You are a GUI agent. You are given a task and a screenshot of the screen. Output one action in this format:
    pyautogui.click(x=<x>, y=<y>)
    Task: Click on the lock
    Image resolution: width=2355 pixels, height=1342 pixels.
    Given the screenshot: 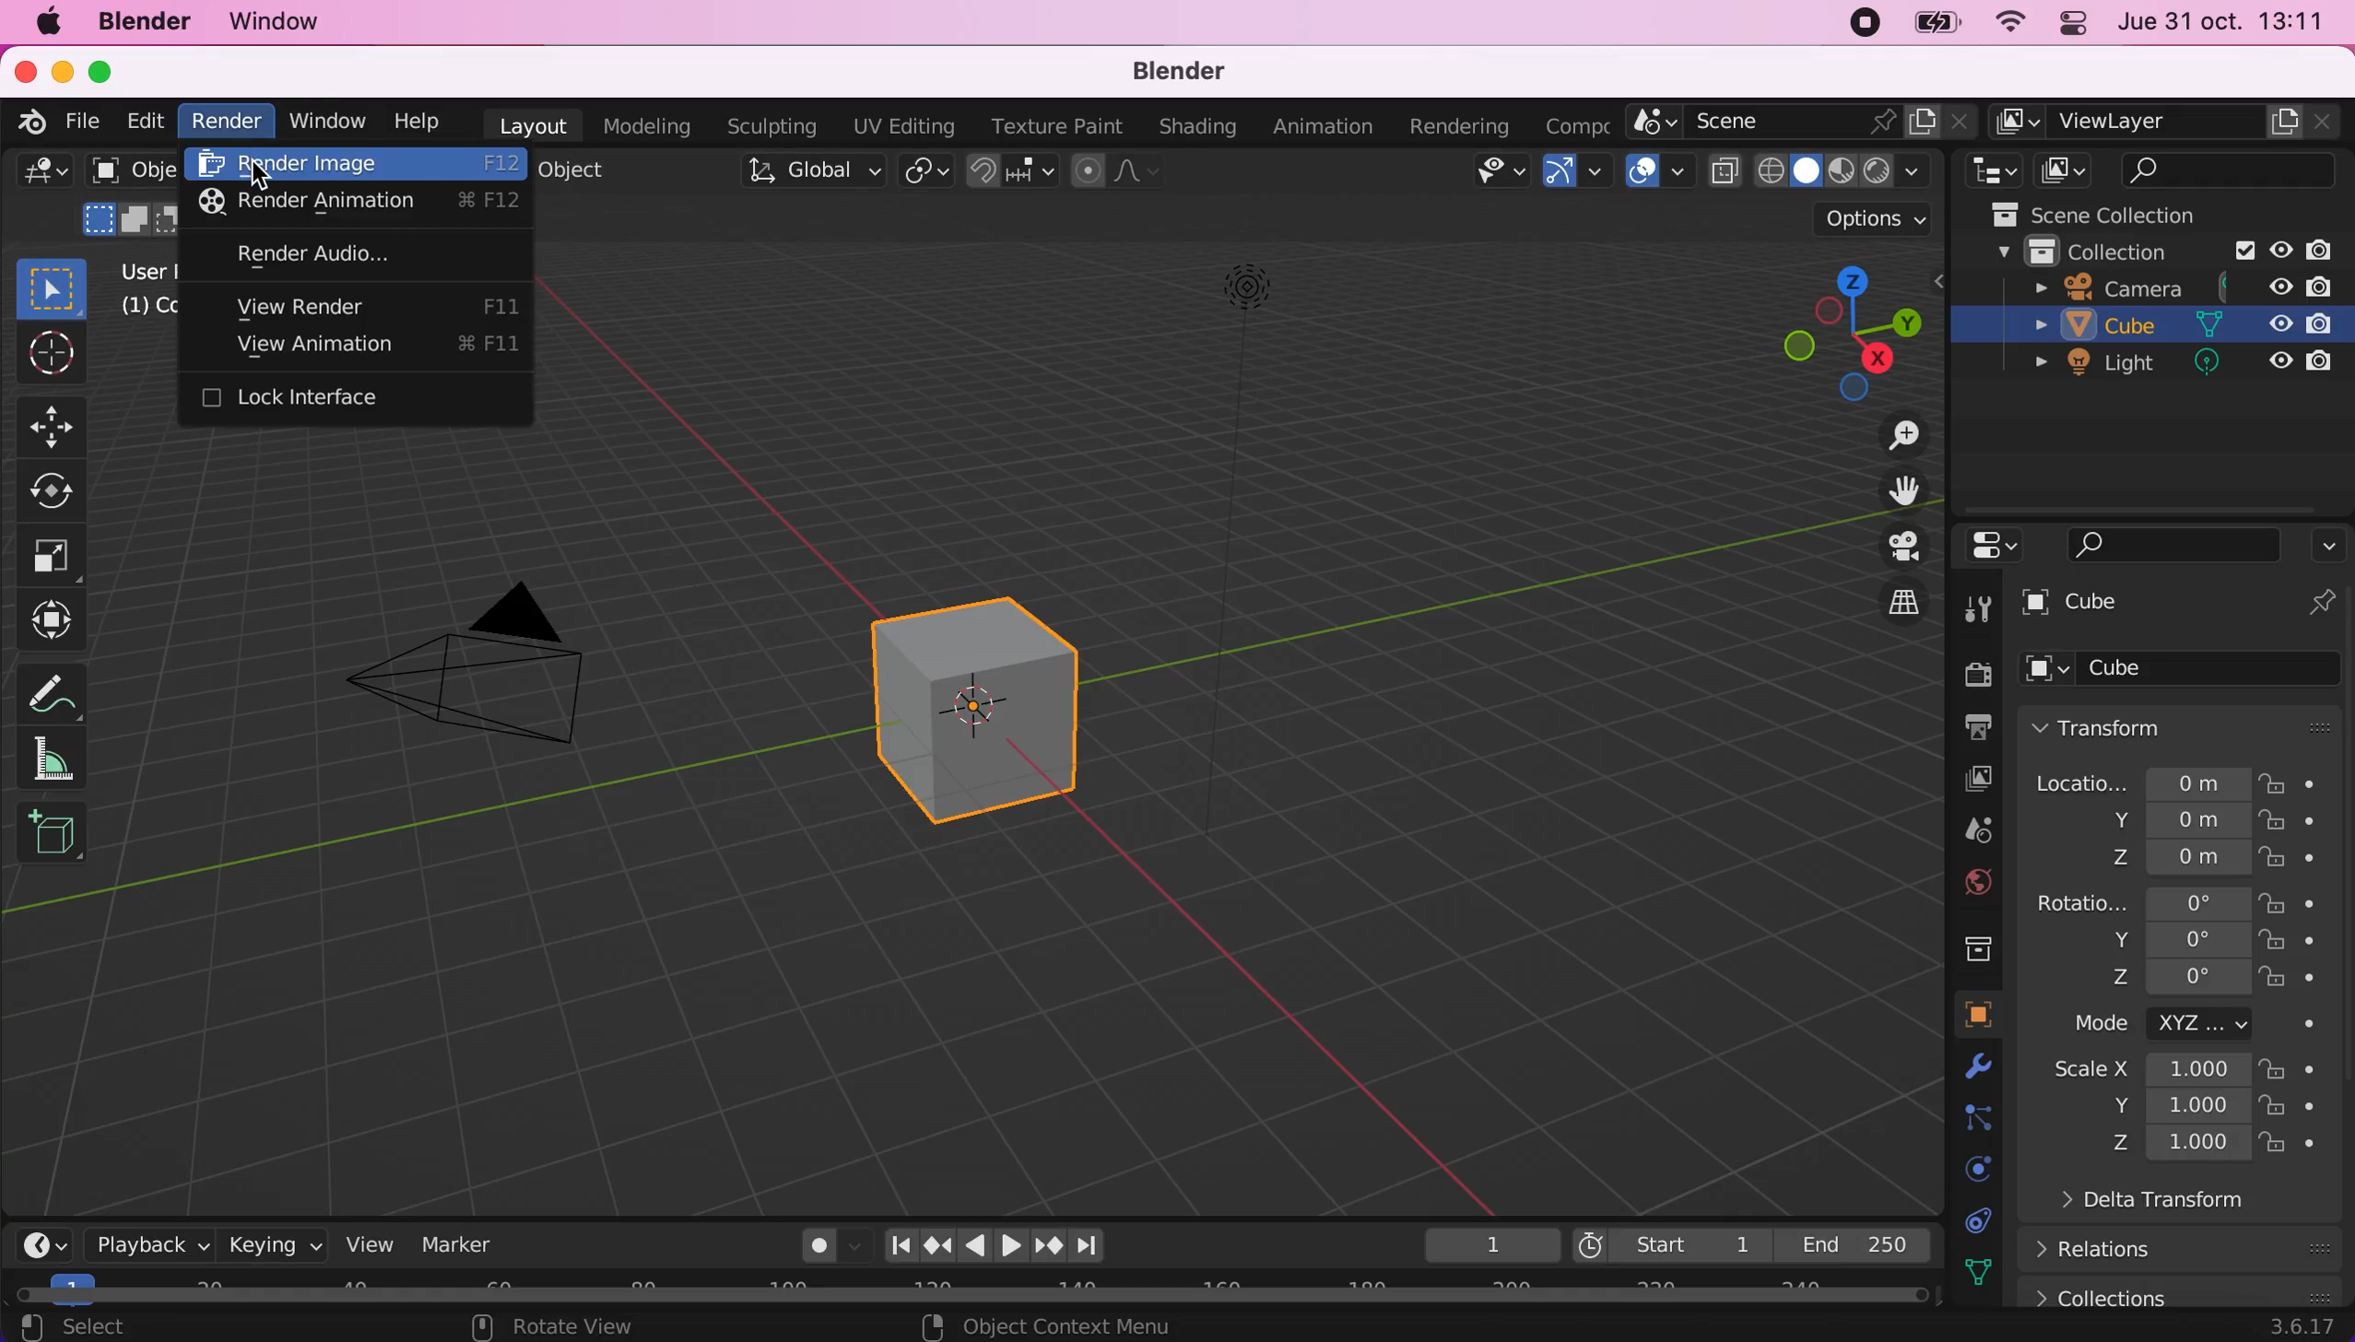 What is the action you would take?
    pyautogui.click(x=2291, y=981)
    